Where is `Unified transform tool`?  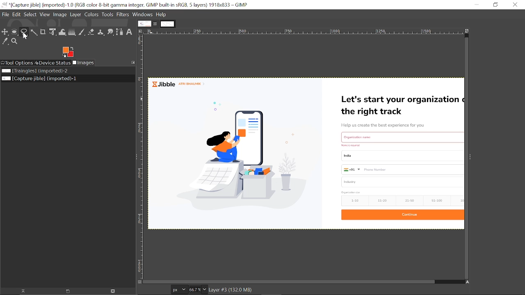 Unified transform tool is located at coordinates (53, 32).